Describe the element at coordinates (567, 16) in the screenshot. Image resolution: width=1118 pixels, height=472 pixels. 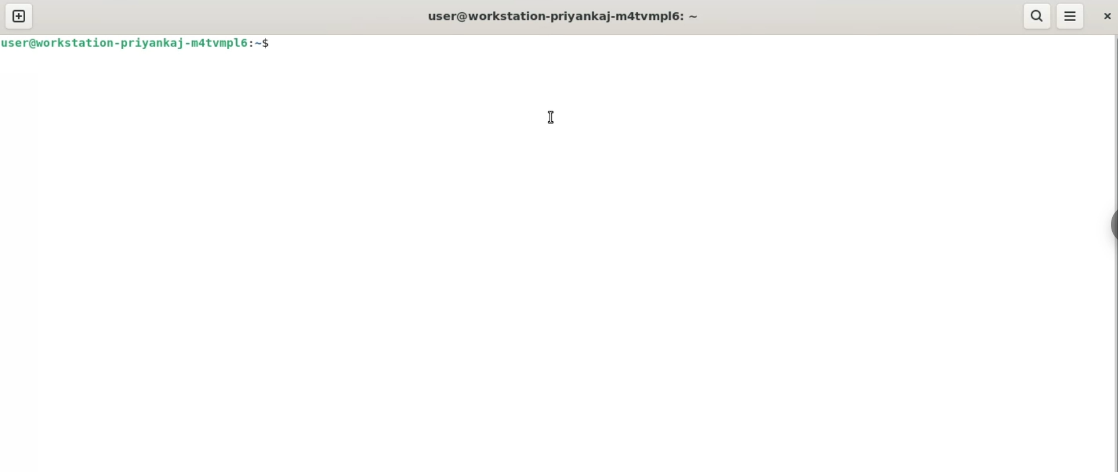
I see `user@workstation-priyankaj-m4tvmpl6: ~` at that location.